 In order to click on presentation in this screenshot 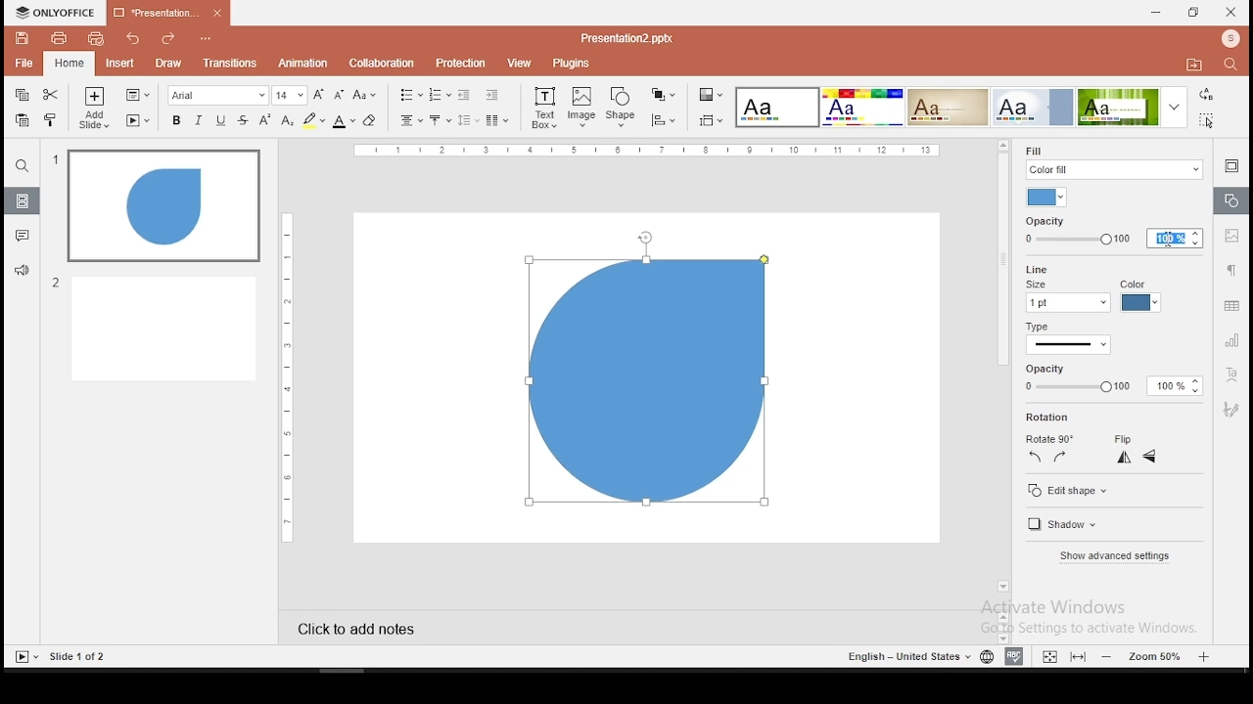, I will do `click(166, 14)`.